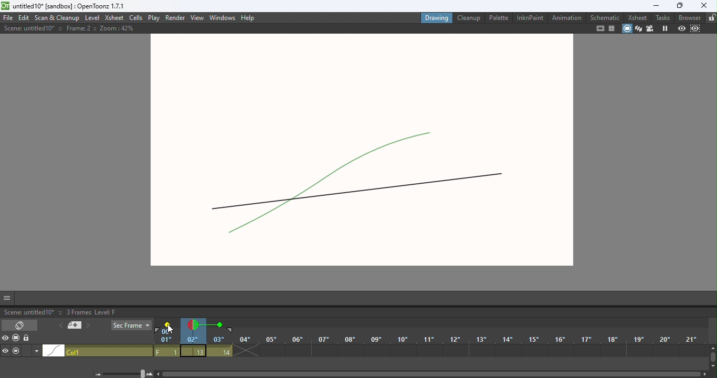 This screenshot has width=717, height=378. Describe the element at coordinates (7, 298) in the screenshot. I see `GUI show/hide` at that location.